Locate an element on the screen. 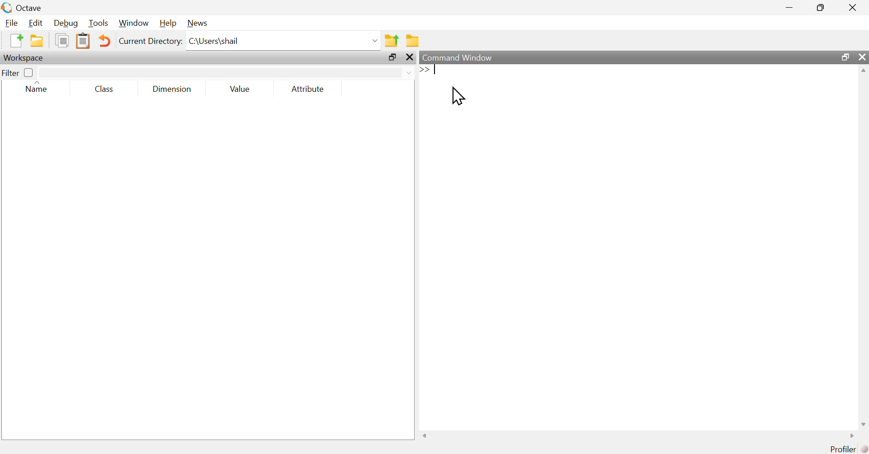  Attribute is located at coordinates (309, 90).